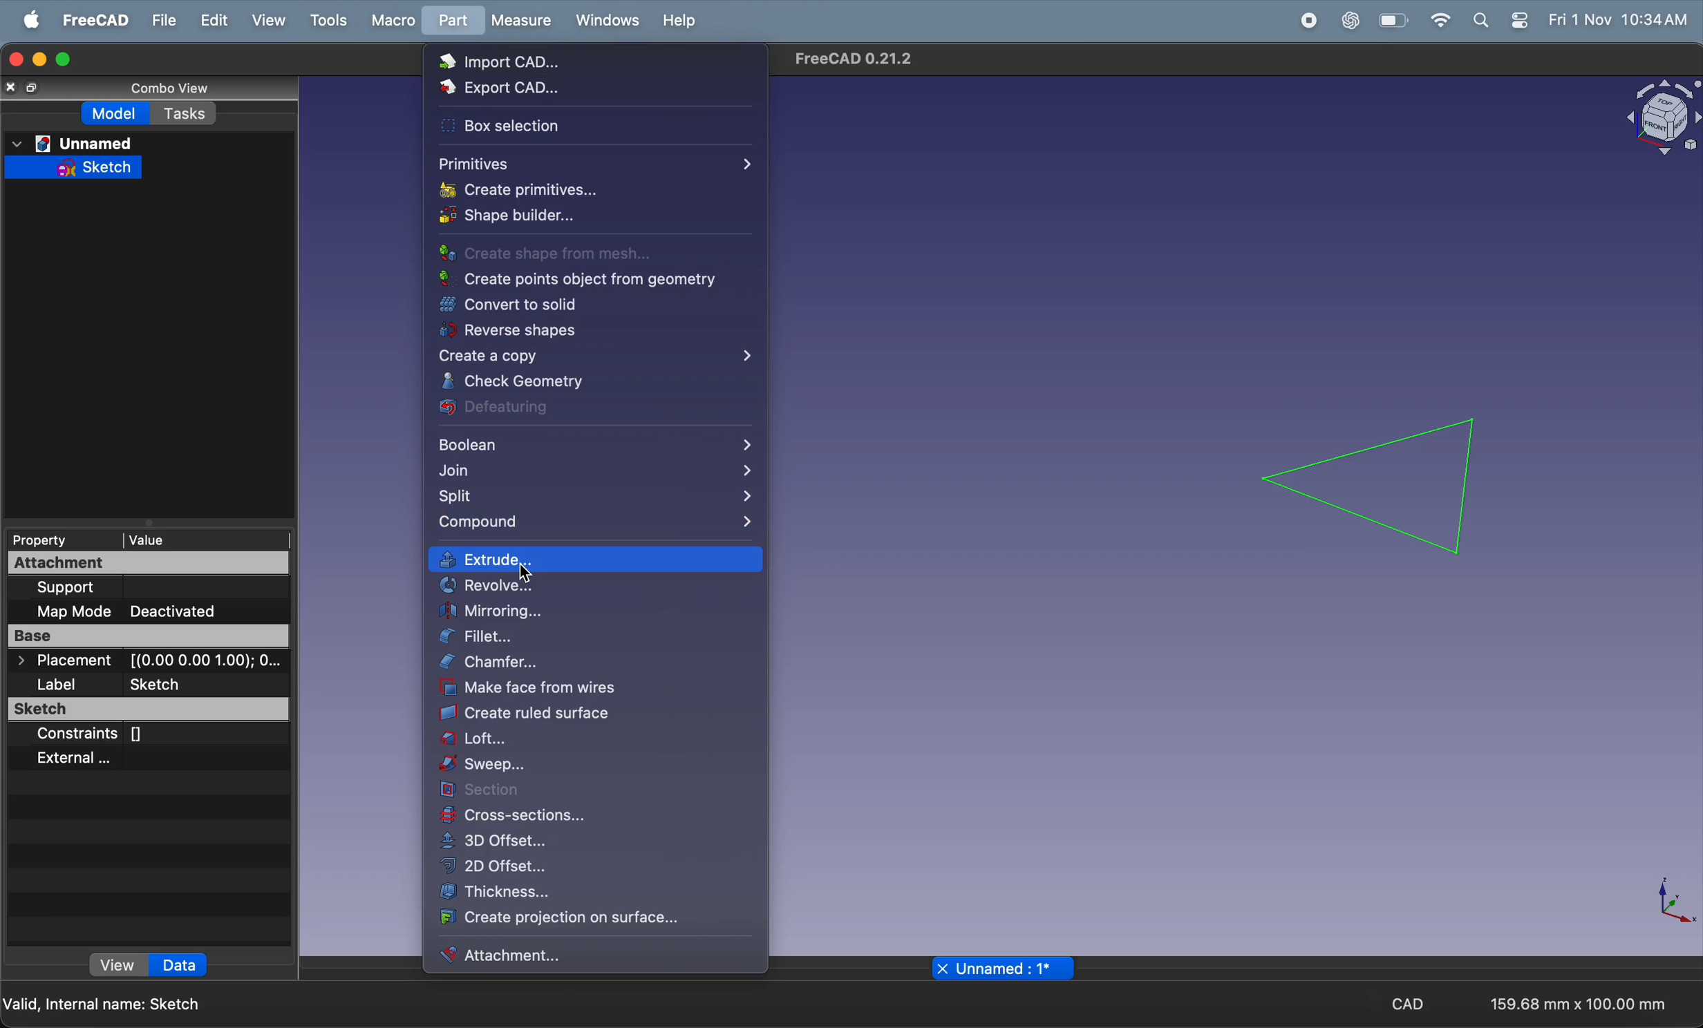  What do you see at coordinates (116, 563) in the screenshot?
I see `attachment` at bounding box center [116, 563].